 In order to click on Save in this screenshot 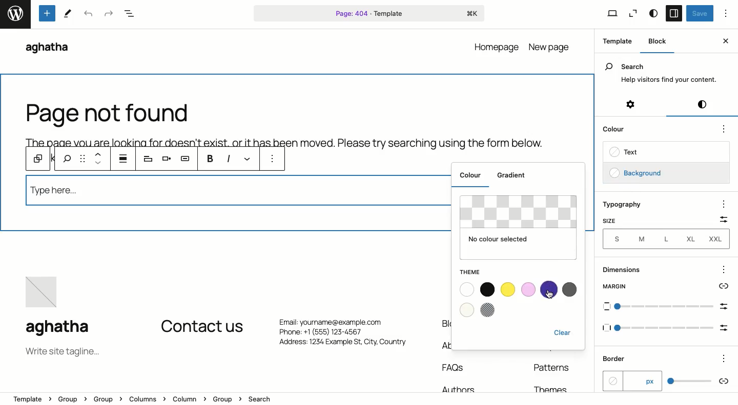, I will do `click(700, 13)`.